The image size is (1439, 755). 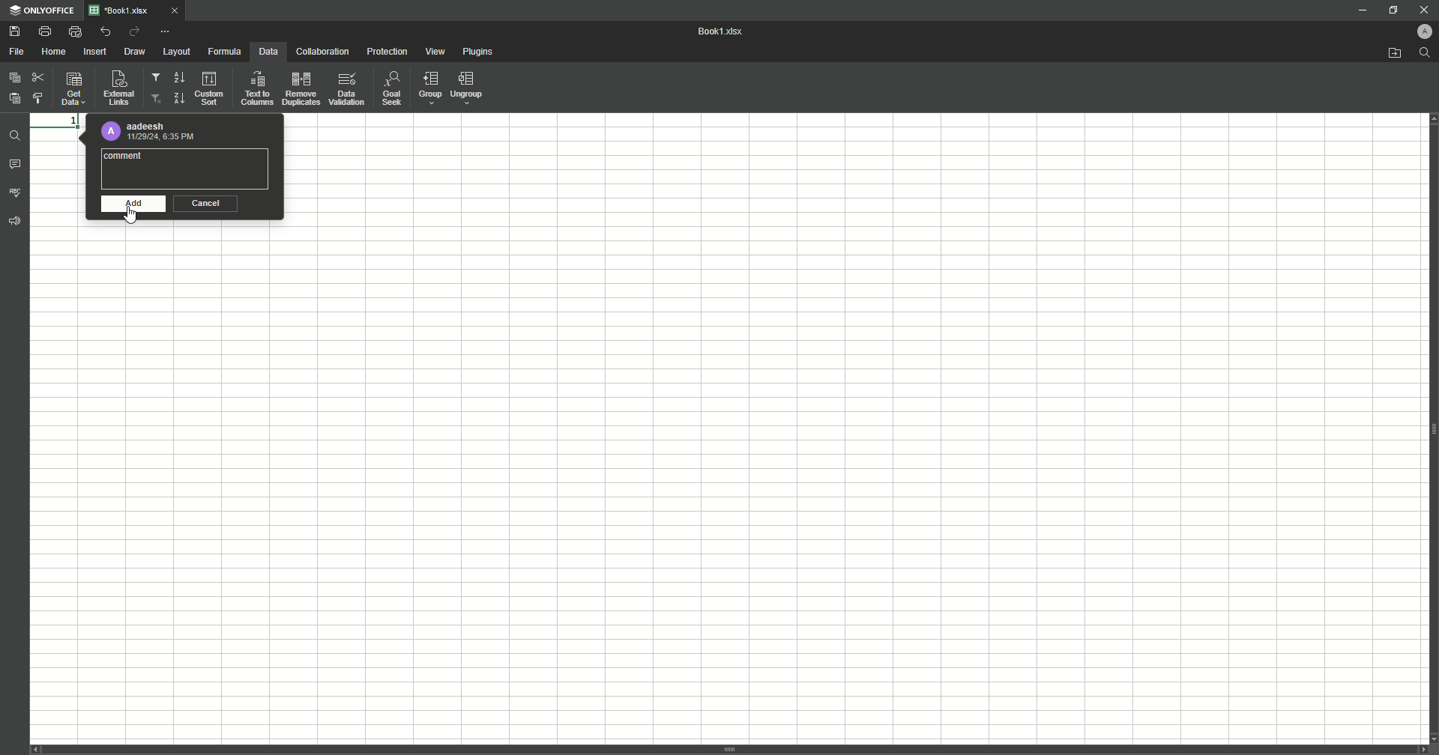 What do you see at coordinates (471, 88) in the screenshot?
I see `` at bounding box center [471, 88].